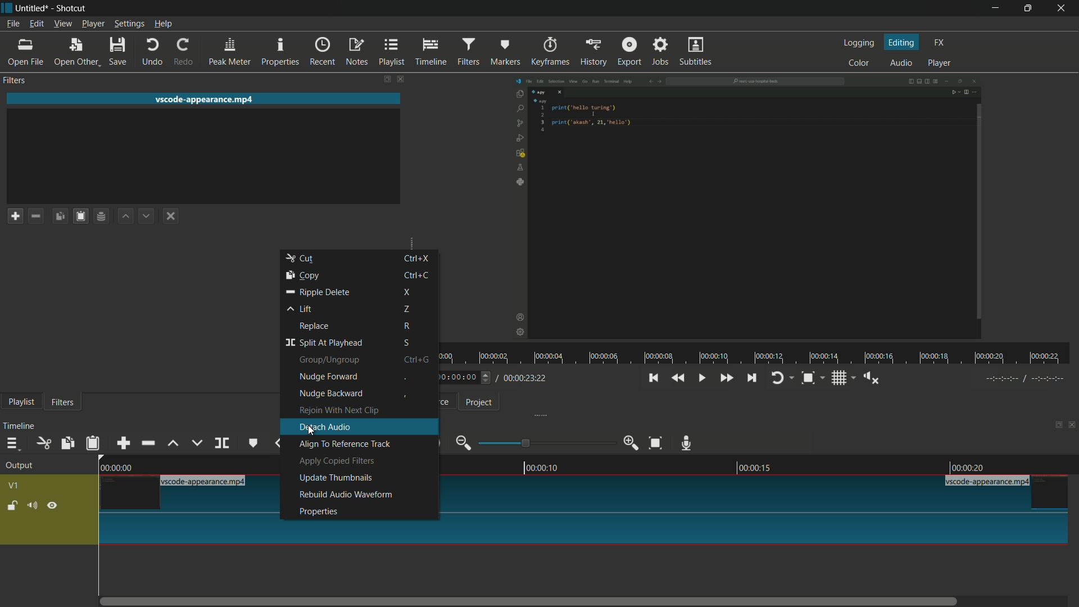 This screenshot has width=1079, height=607. What do you see at coordinates (415, 343) in the screenshot?
I see `s` at bounding box center [415, 343].